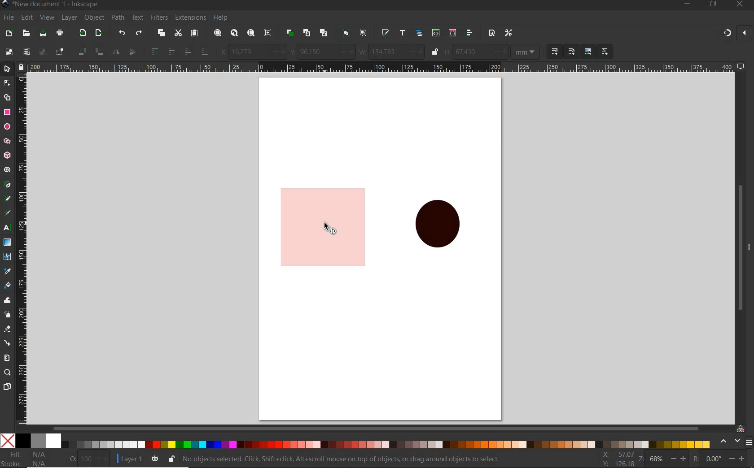 The height and width of the screenshot is (468, 754). Describe the element at coordinates (60, 52) in the screenshot. I see `toggle selection box` at that location.